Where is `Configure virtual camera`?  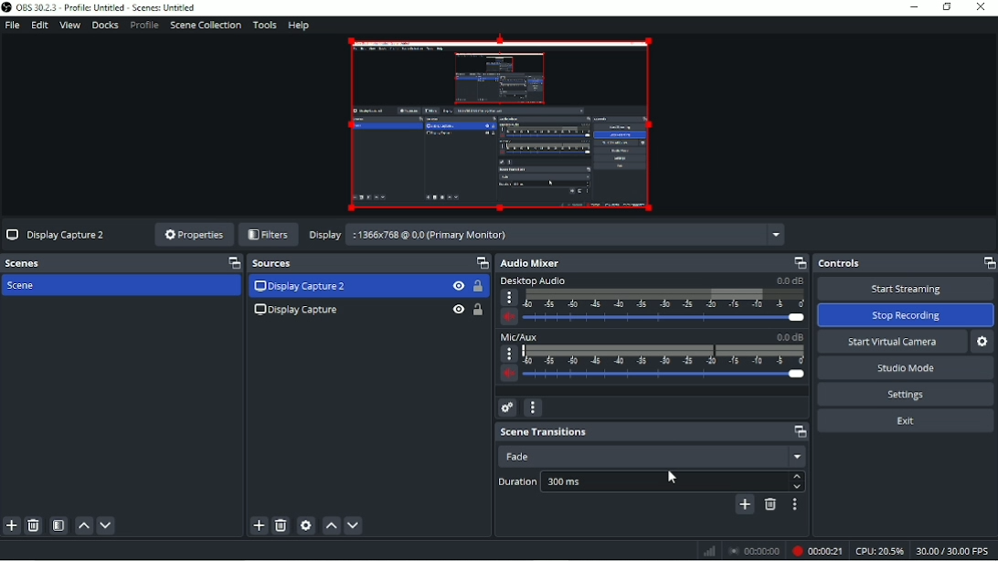
Configure virtual camera is located at coordinates (982, 342).